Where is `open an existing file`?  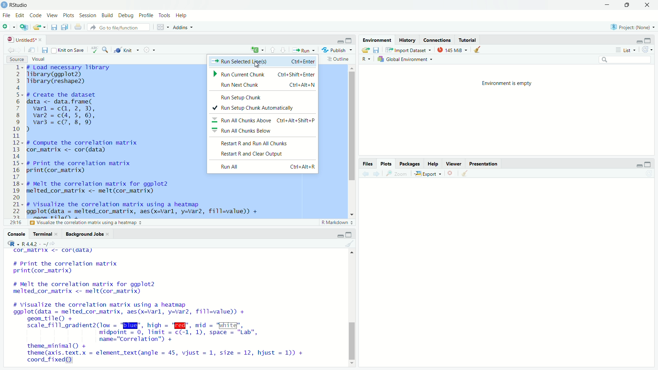 open an existing file is located at coordinates (39, 27).